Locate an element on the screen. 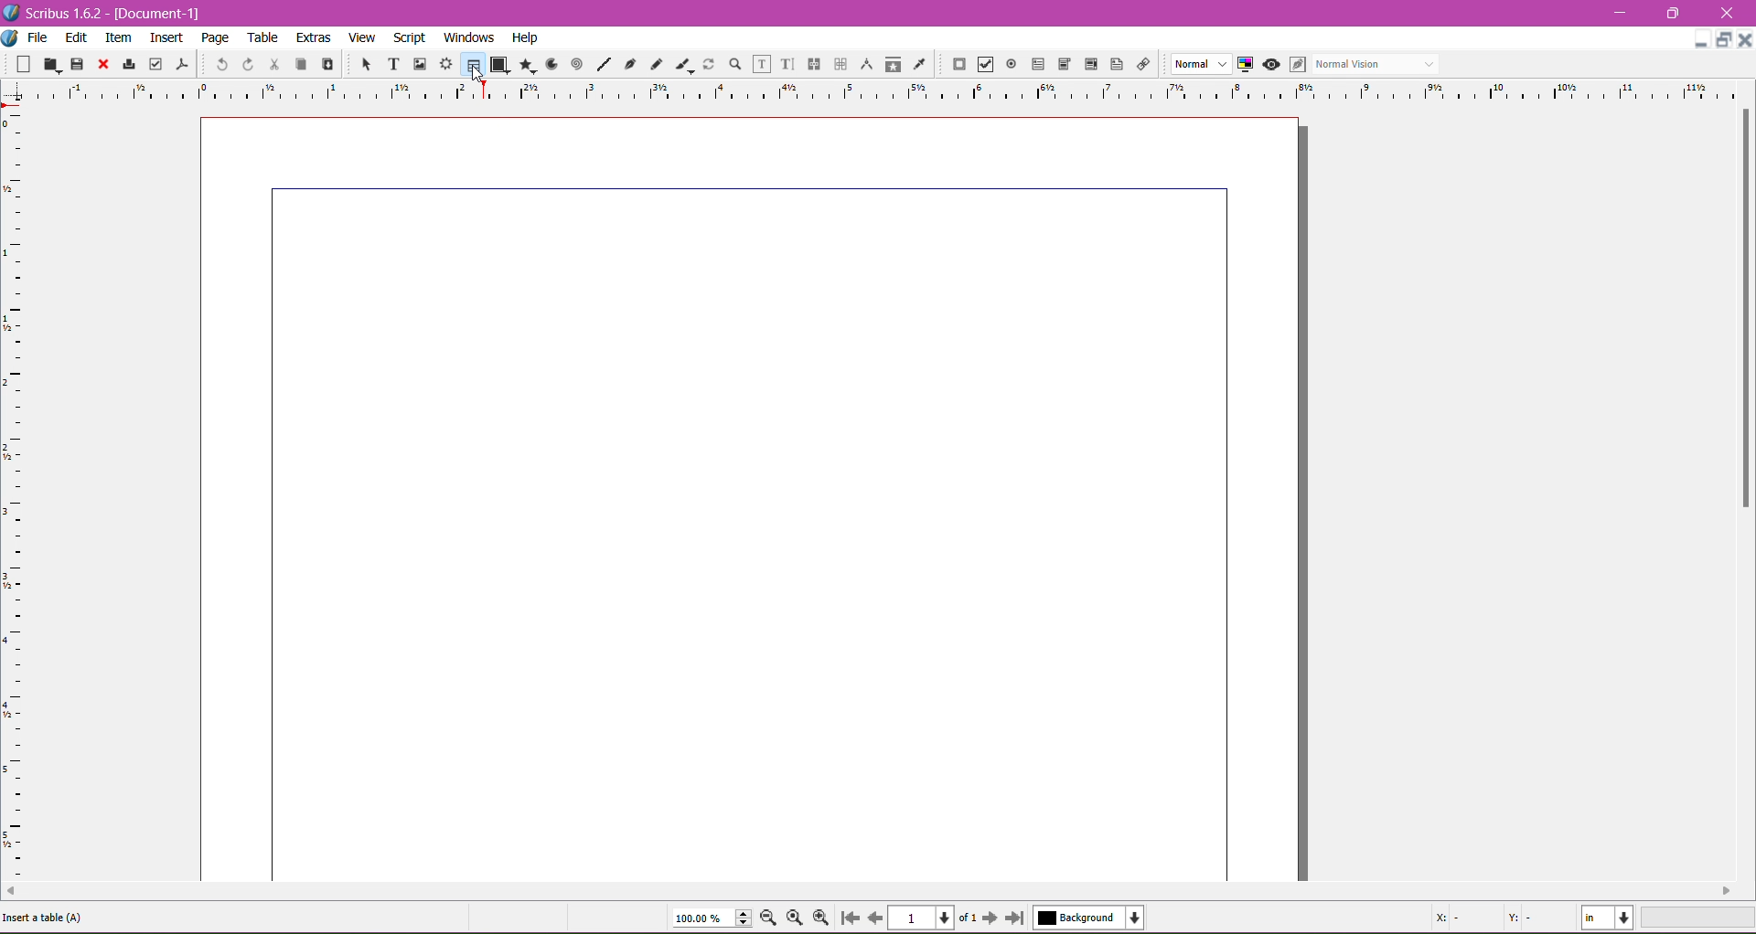 This screenshot has height=934, width=1756. Eye Dropper is located at coordinates (918, 64).